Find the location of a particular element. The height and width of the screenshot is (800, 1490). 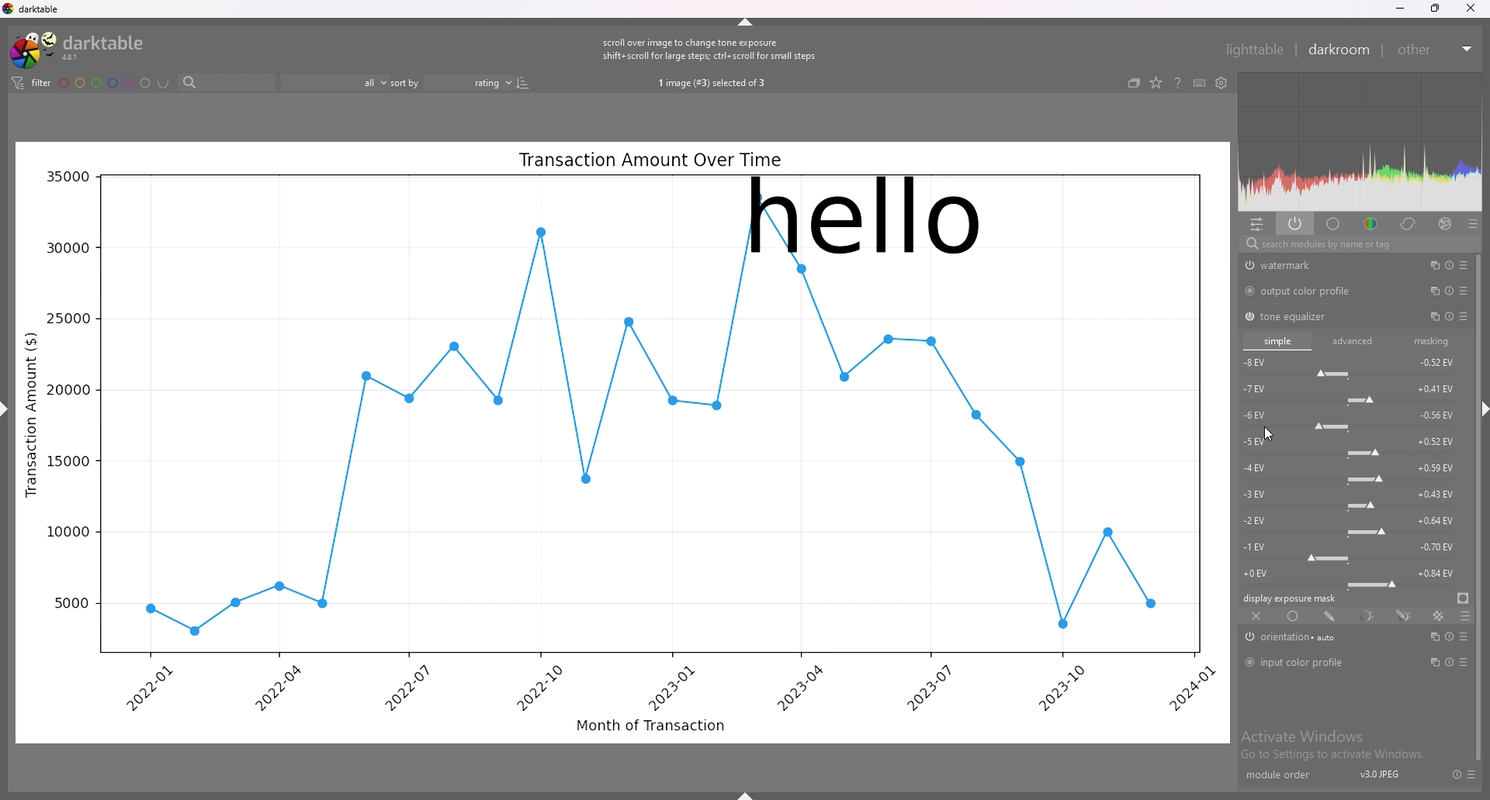

filter by images rating is located at coordinates (334, 84).